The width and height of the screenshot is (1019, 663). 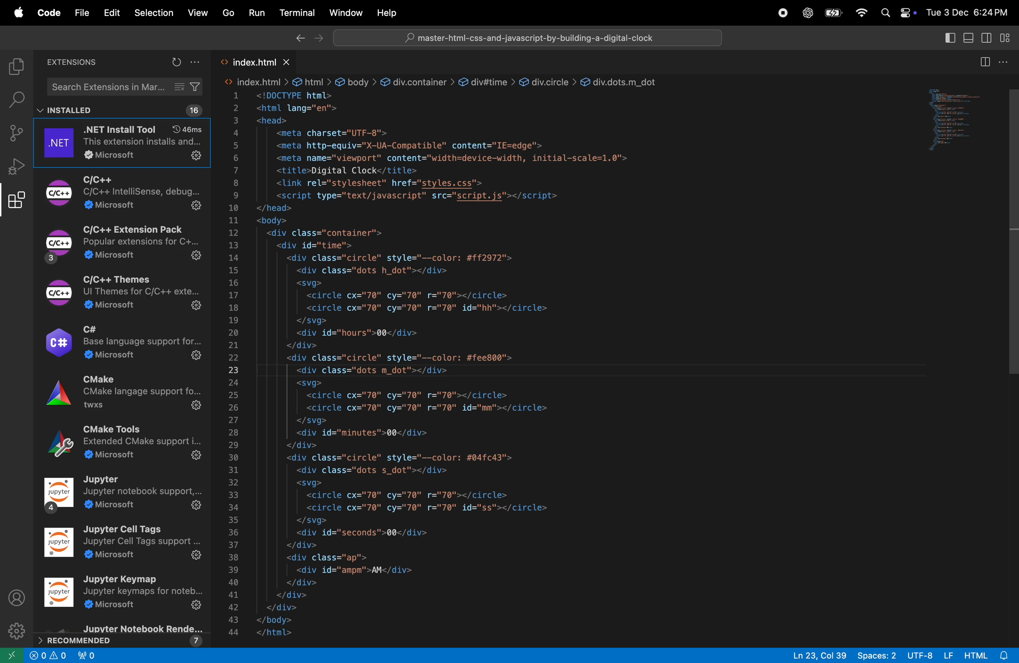 I want to click on Code, so click(x=48, y=12).